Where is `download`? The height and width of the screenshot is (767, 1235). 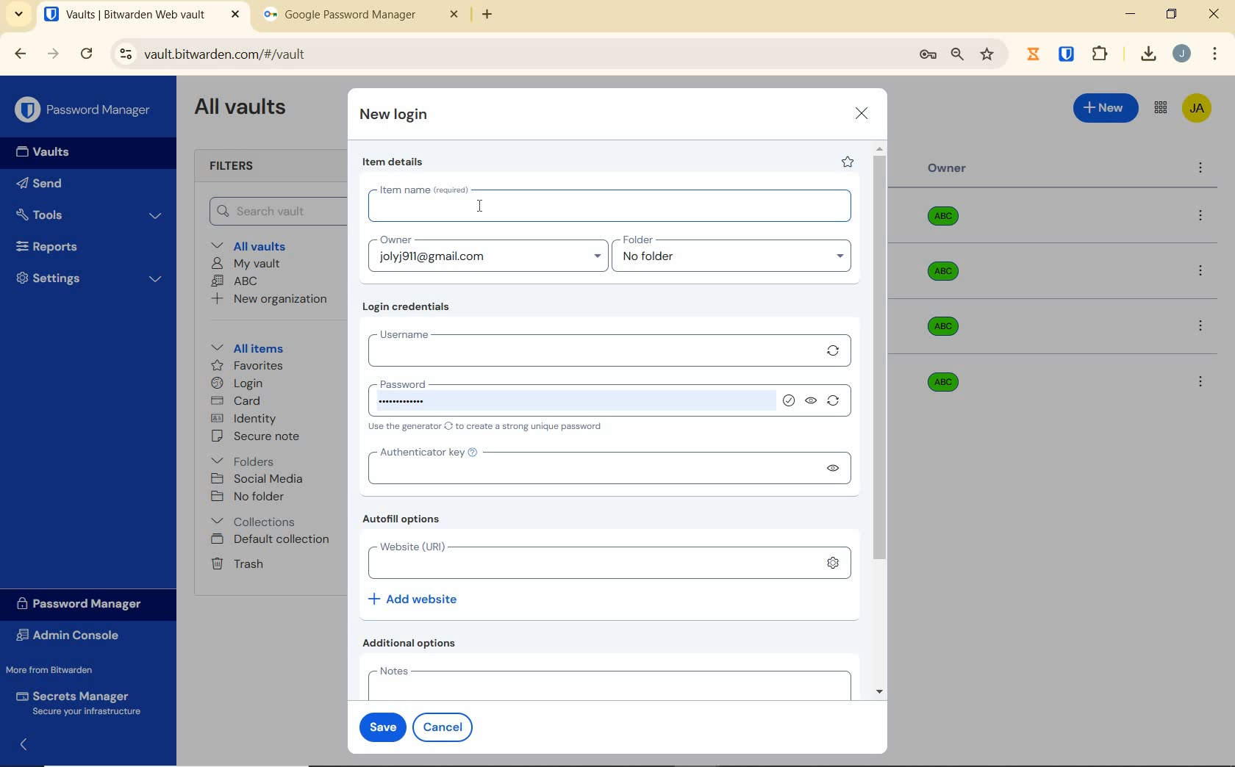 download is located at coordinates (1148, 54).